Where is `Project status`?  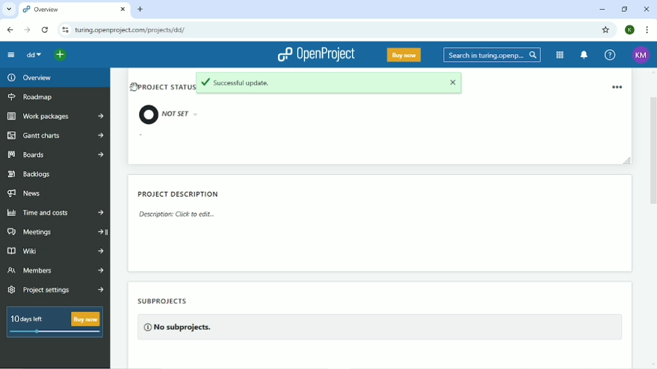 Project status is located at coordinates (160, 101).